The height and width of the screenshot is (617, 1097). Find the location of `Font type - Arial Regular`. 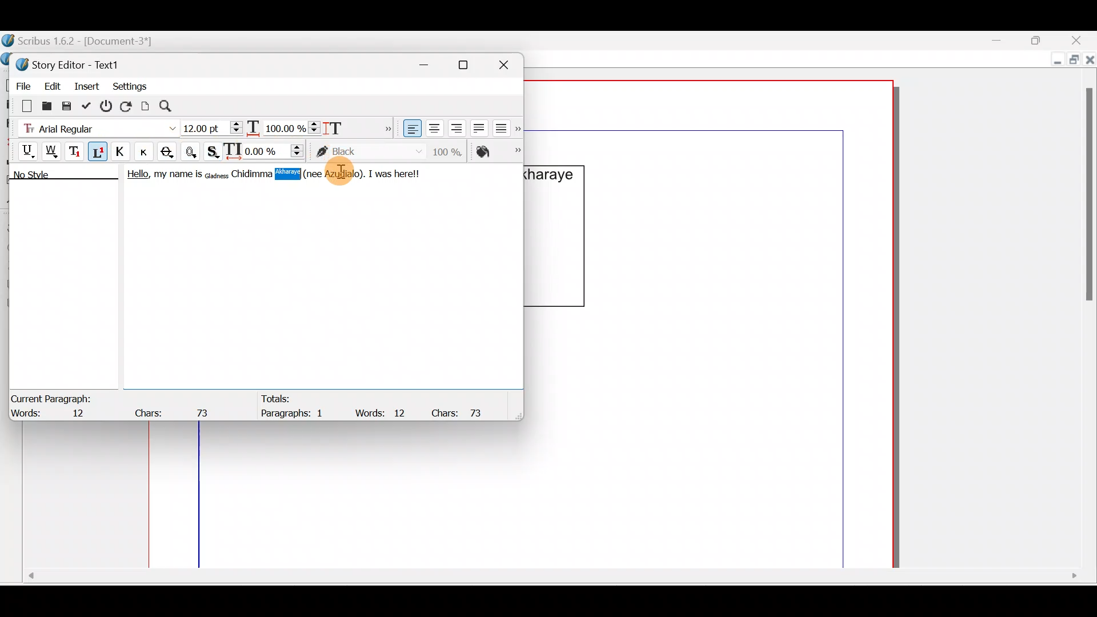

Font type - Arial Regular is located at coordinates (95, 126).